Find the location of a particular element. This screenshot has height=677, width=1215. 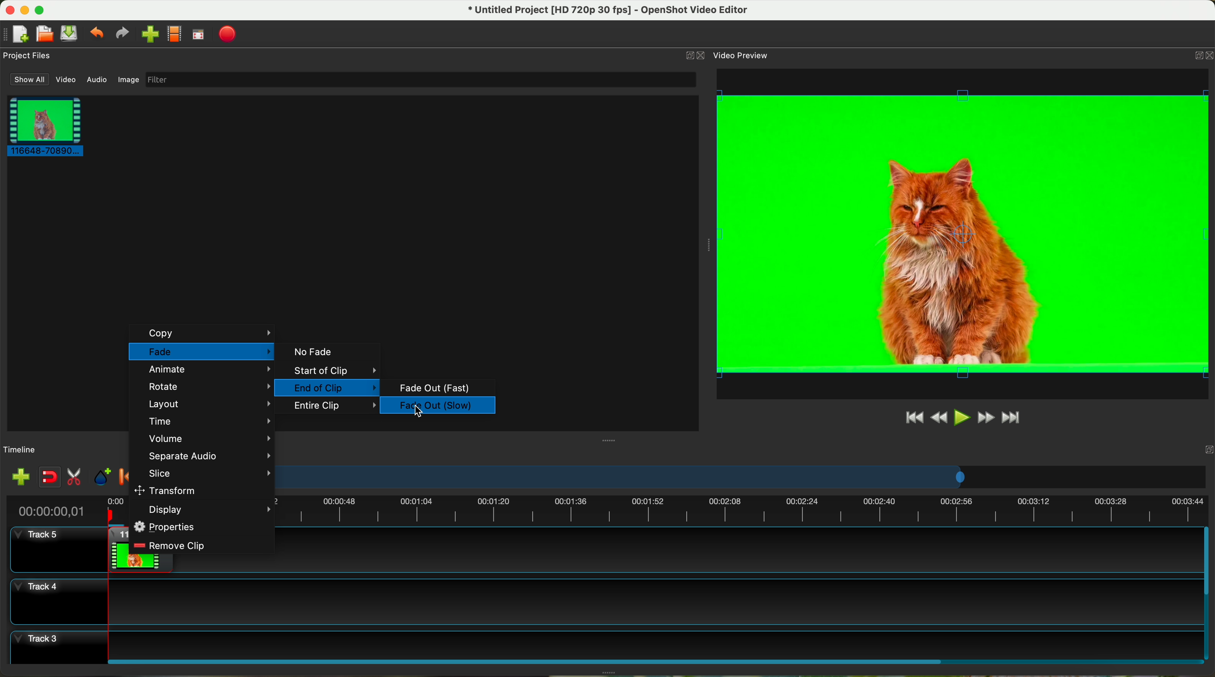

entire clip is located at coordinates (336, 407).